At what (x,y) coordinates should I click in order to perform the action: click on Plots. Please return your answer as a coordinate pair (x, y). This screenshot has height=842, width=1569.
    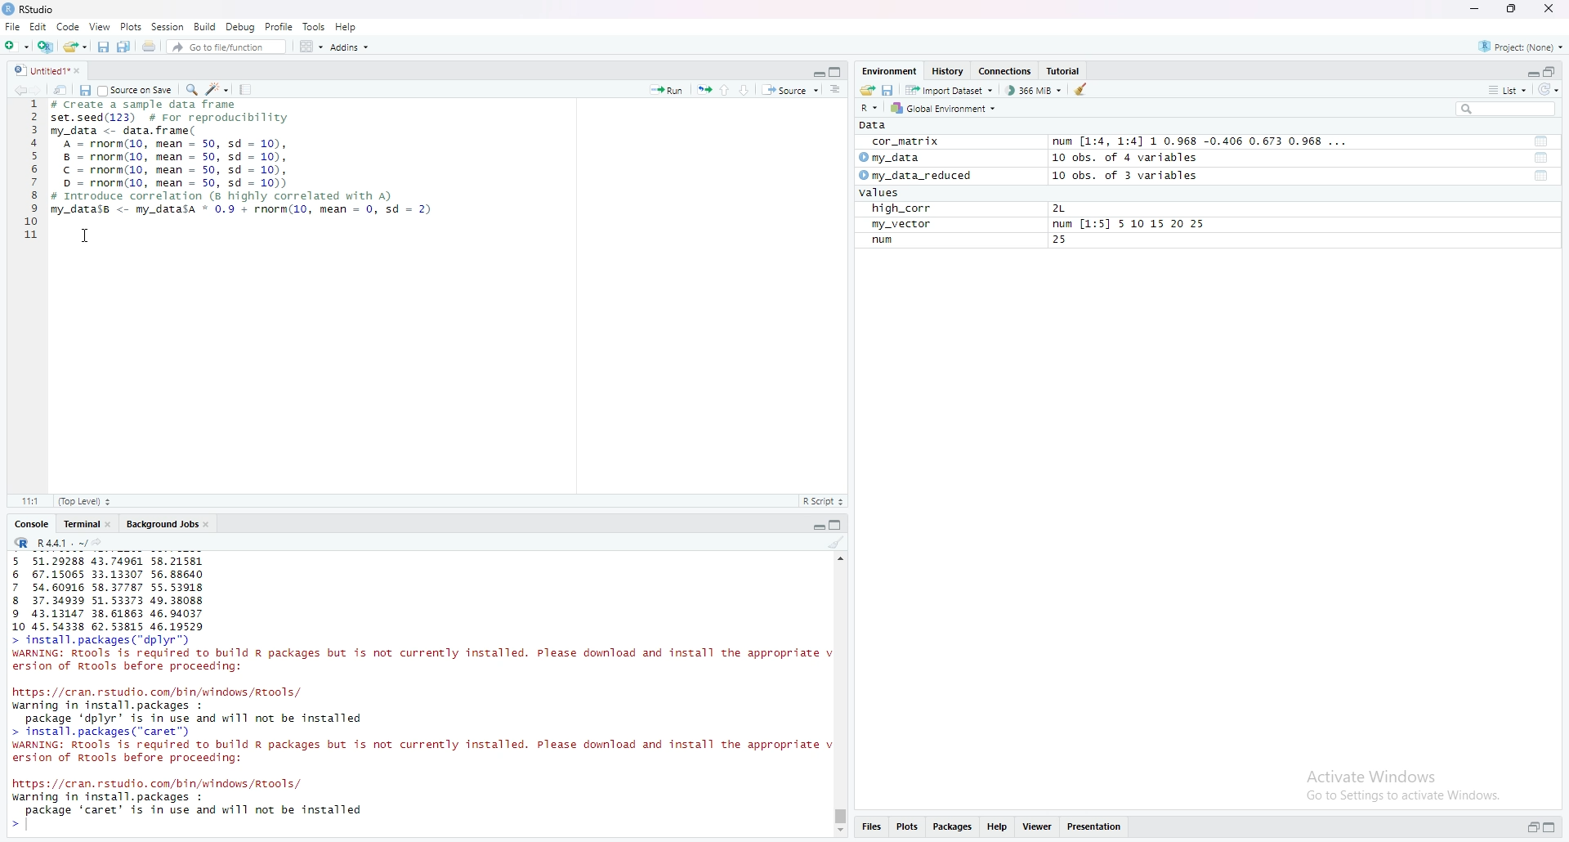
    Looking at the image, I should click on (906, 826).